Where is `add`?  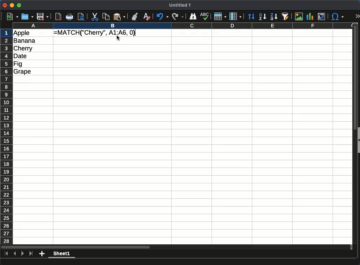 add is located at coordinates (42, 254).